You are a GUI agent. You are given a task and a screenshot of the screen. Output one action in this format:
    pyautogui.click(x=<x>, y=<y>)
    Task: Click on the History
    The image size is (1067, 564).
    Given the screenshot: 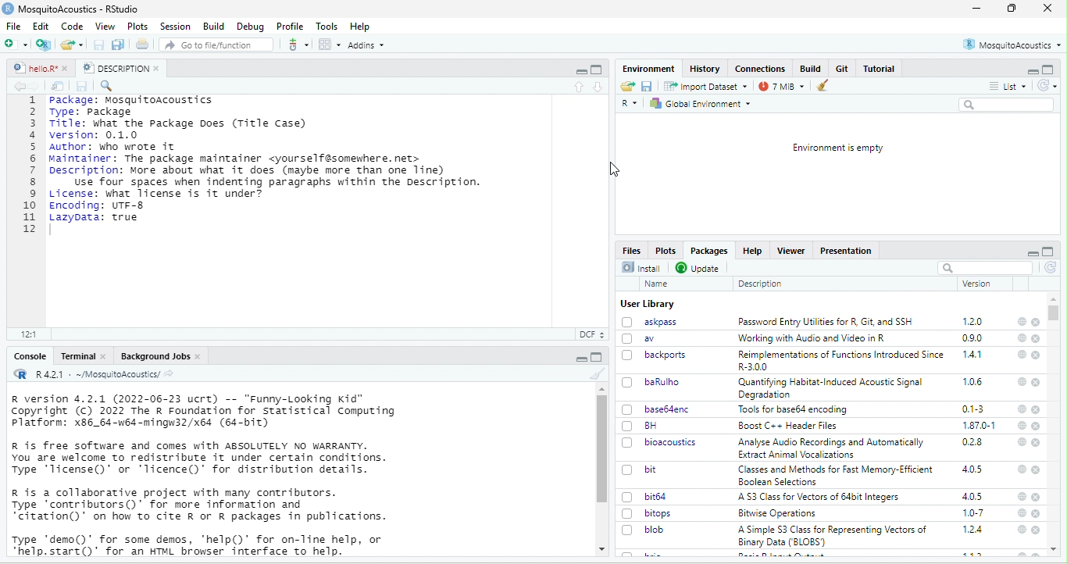 What is the action you would take?
    pyautogui.click(x=705, y=69)
    